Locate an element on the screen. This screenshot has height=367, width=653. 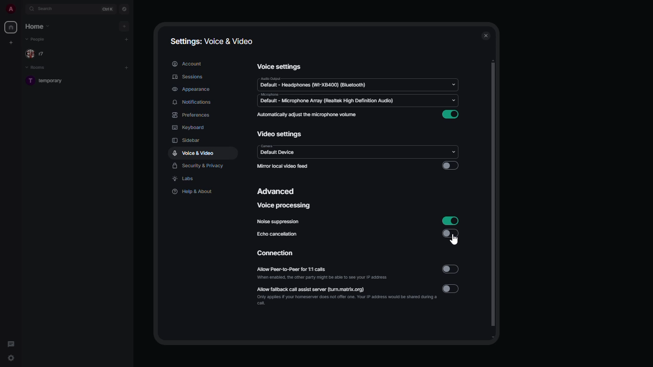
settings: voice & video is located at coordinates (213, 42).